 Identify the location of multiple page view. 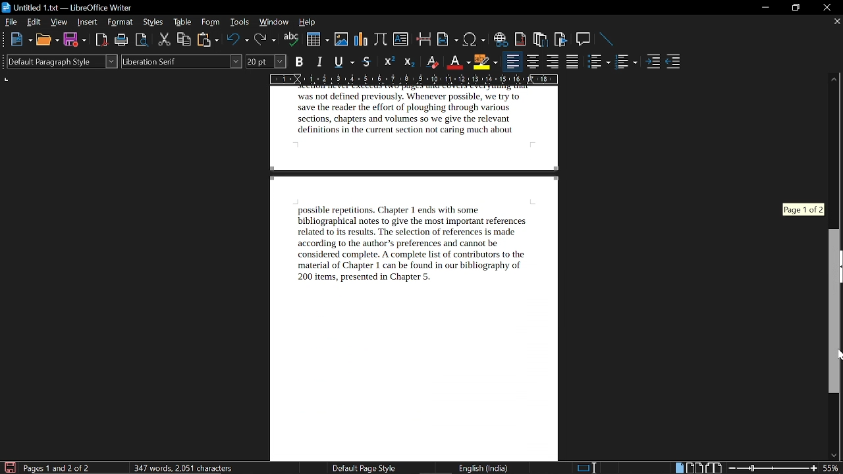
(694, 467).